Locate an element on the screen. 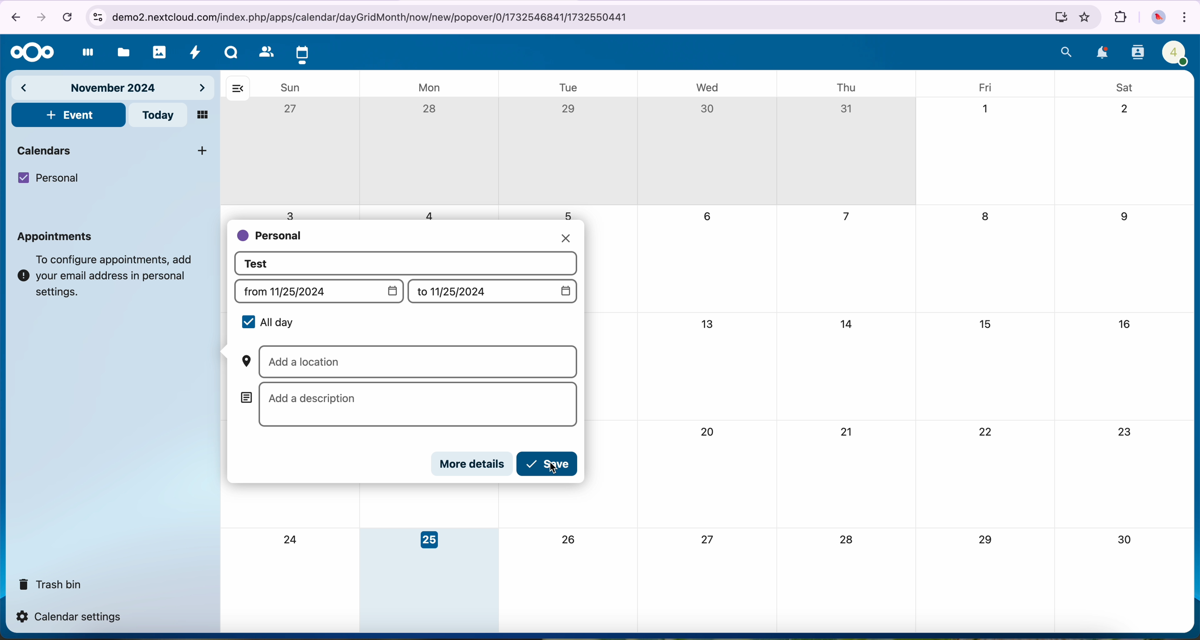  notifications is located at coordinates (1103, 54).